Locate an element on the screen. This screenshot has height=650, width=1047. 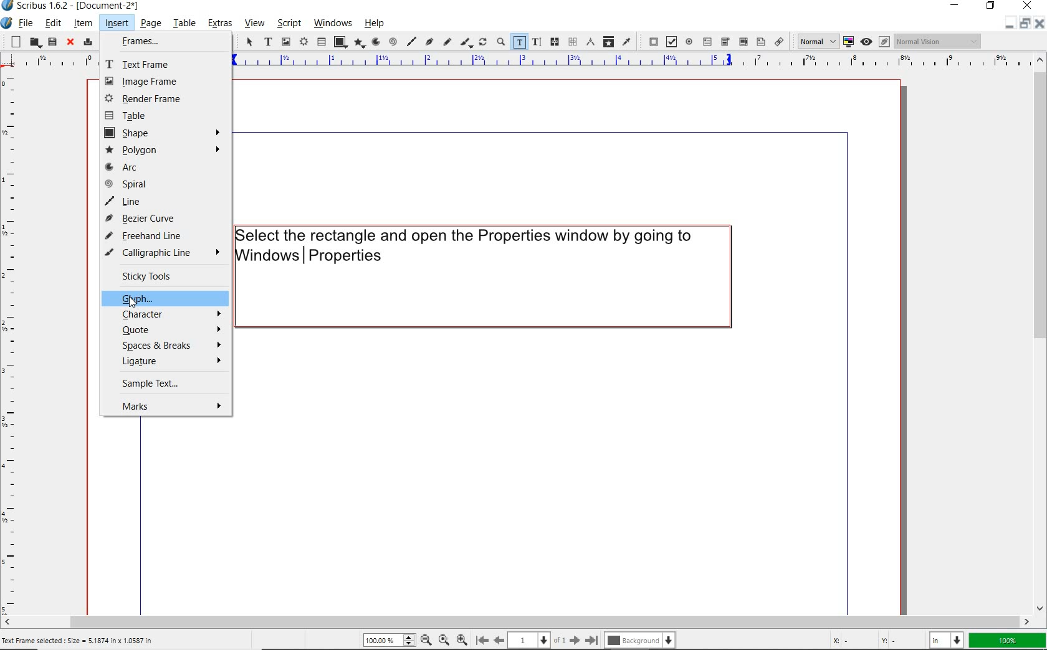
scribus 1.6.2 - [Document-2*] is located at coordinates (83, 6).